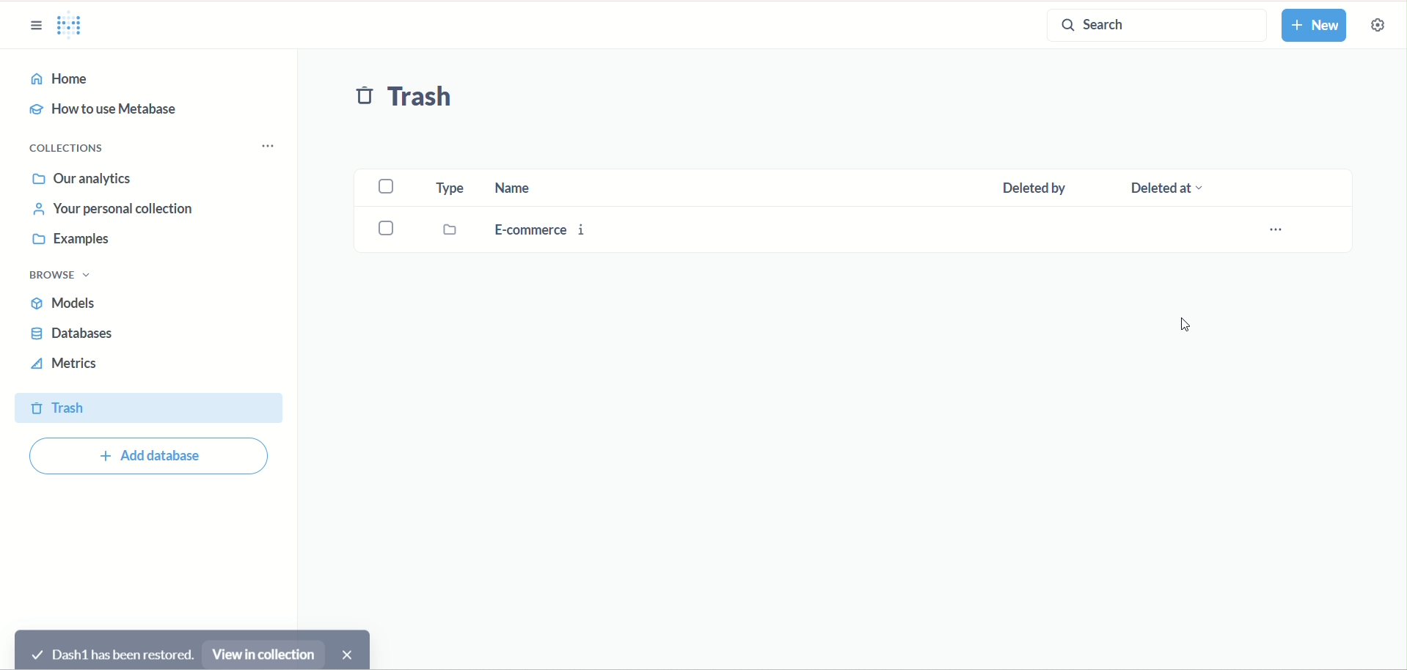  Describe the element at coordinates (547, 188) in the screenshot. I see `name` at that location.